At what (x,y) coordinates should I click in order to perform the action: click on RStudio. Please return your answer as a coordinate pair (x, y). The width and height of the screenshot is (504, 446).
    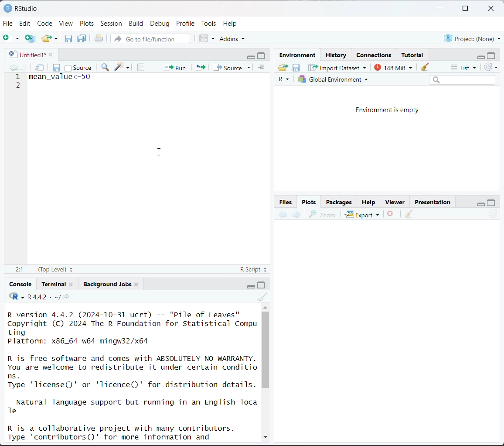
    Looking at the image, I should click on (20, 8).